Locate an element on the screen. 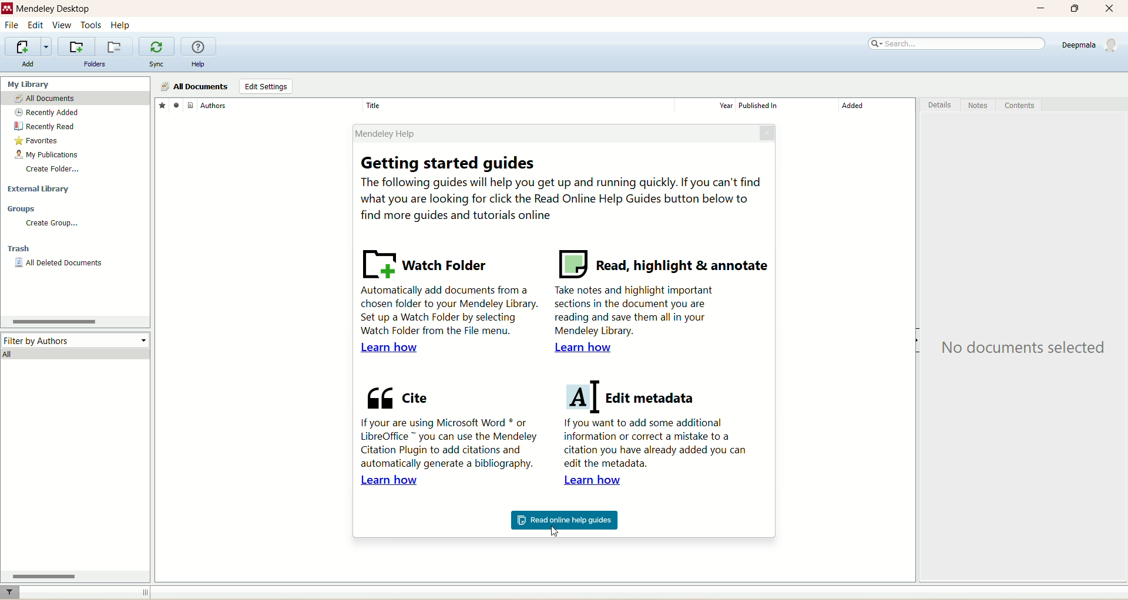 The image size is (1128, 600). notes is located at coordinates (981, 105).